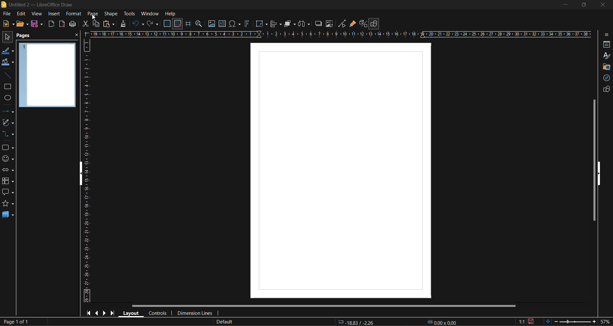  I want to click on window, so click(150, 13).